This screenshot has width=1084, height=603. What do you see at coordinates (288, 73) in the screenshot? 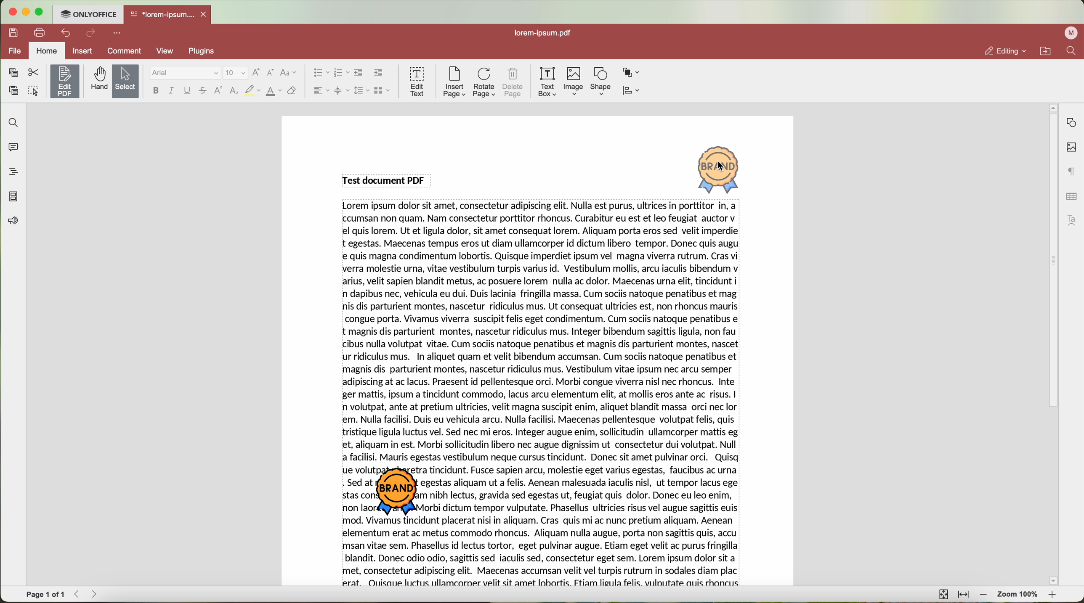
I see `change case` at bounding box center [288, 73].